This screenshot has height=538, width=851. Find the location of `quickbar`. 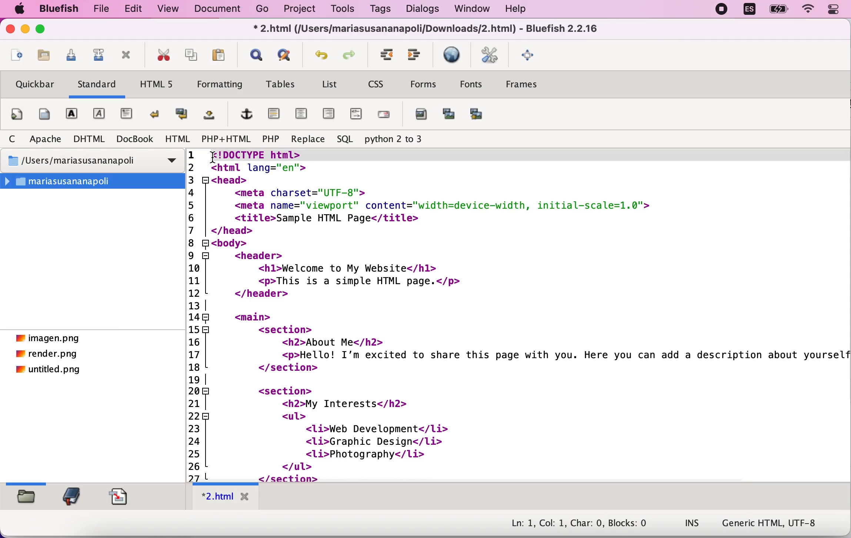

quickbar is located at coordinates (34, 84).